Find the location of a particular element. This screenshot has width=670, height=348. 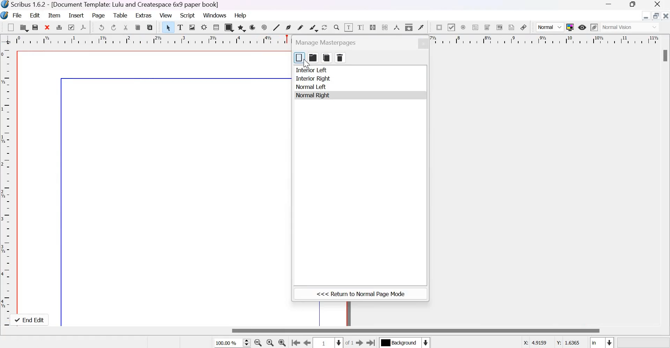

Extras is located at coordinates (143, 15).